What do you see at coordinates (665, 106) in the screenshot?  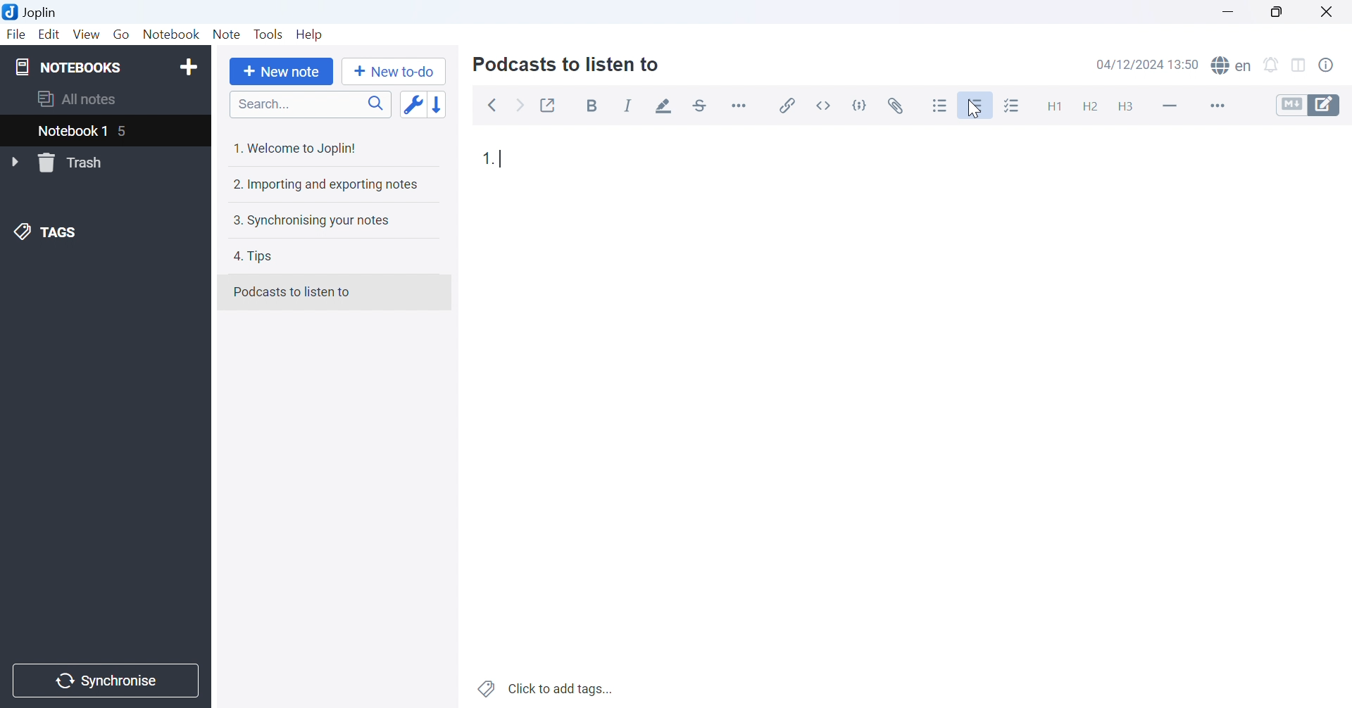 I see `Highlight` at bounding box center [665, 106].